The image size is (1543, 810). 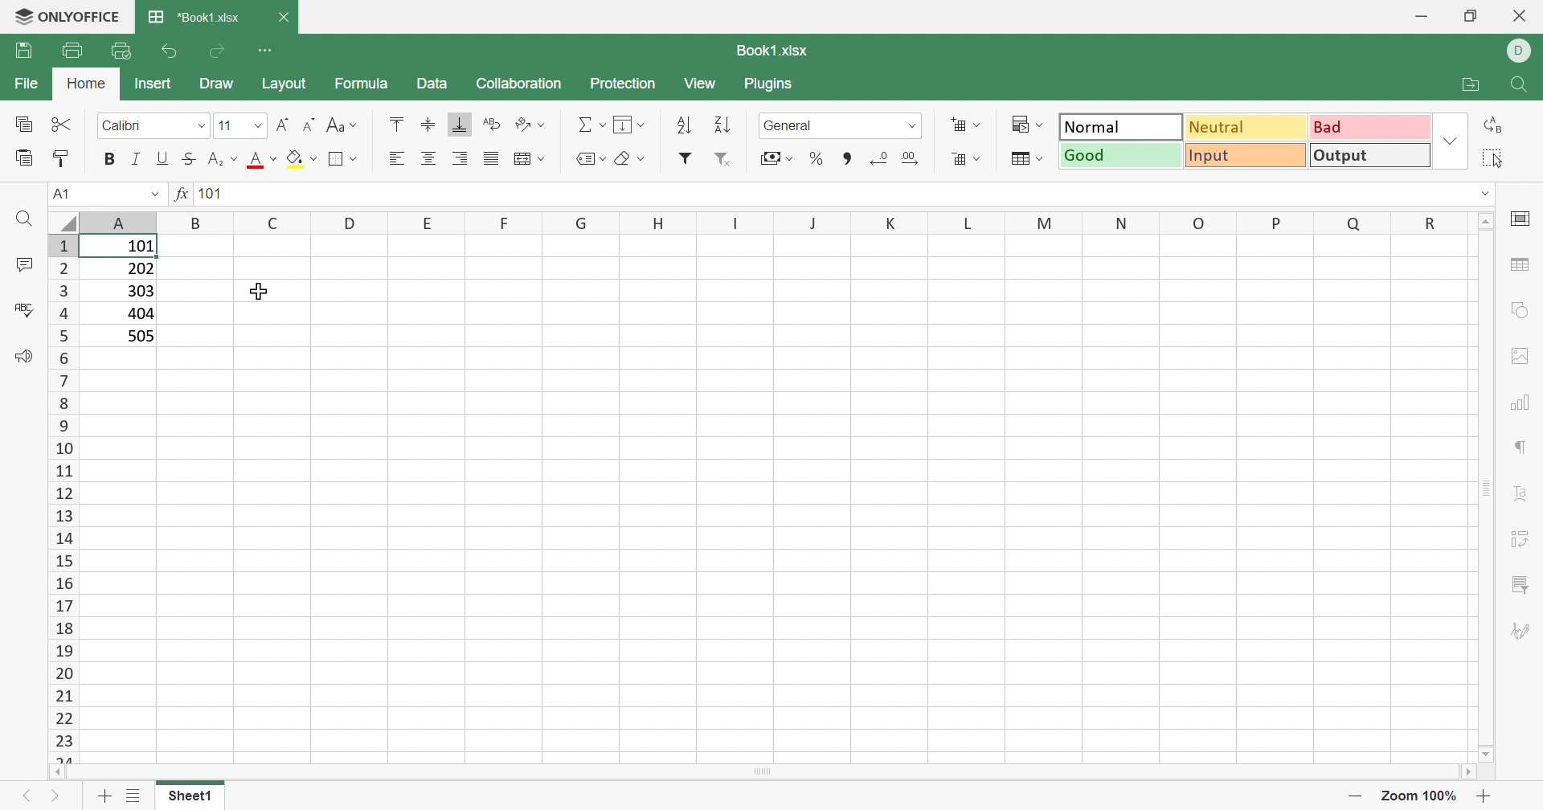 What do you see at coordinates (1481, 750) in the screenshot?
I see `Scroll Down` at bounding box center [1481, 750].